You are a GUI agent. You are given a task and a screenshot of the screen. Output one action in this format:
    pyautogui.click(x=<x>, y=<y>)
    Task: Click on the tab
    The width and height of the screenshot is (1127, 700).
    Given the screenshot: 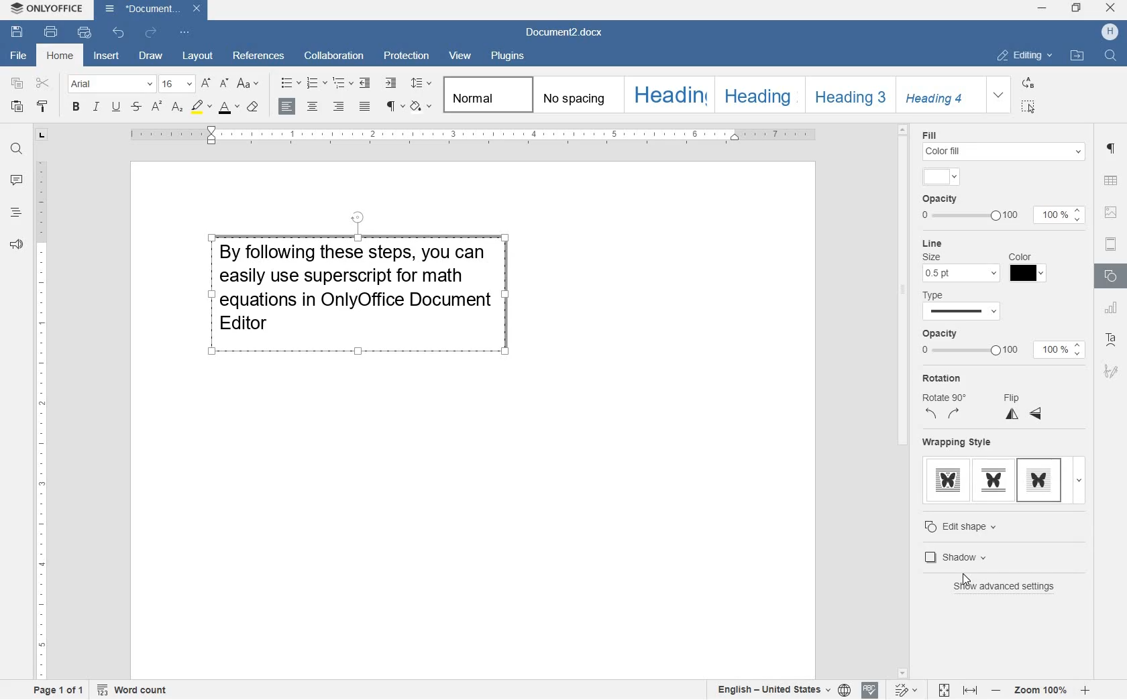 What is the action you would take?
    pyautogui.click(x=41, y=136)
    